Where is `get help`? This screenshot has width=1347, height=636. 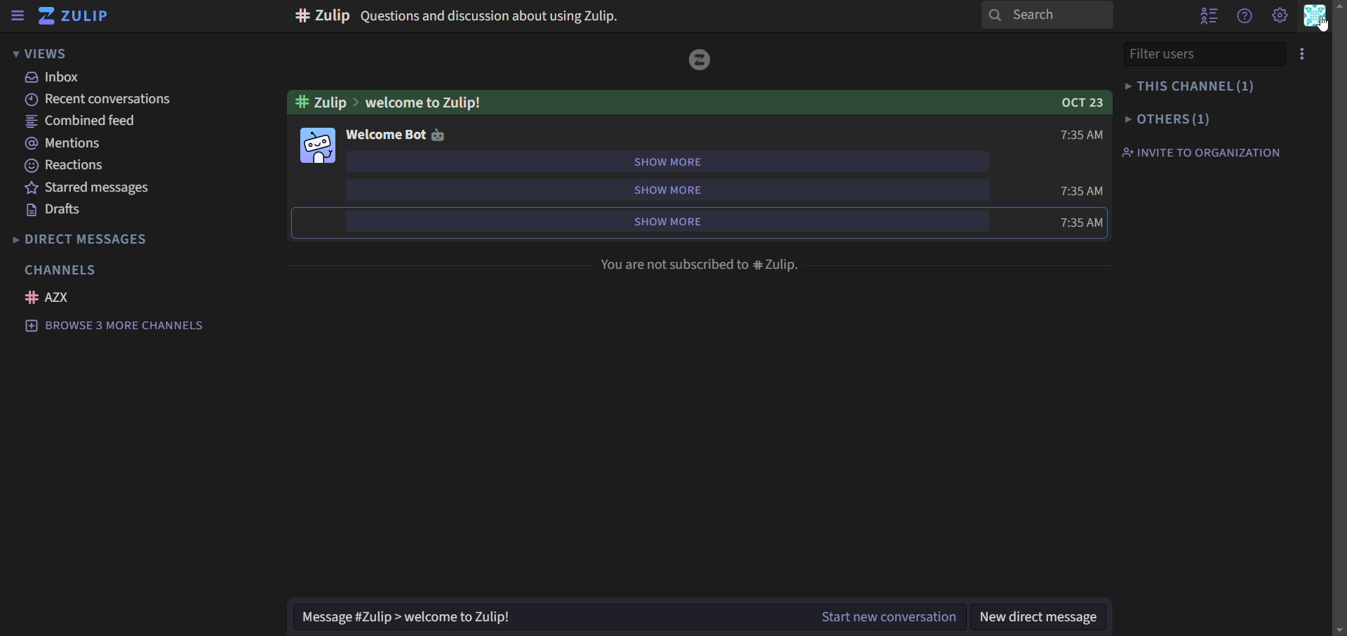
get help is located at coordinates (1246, 16).